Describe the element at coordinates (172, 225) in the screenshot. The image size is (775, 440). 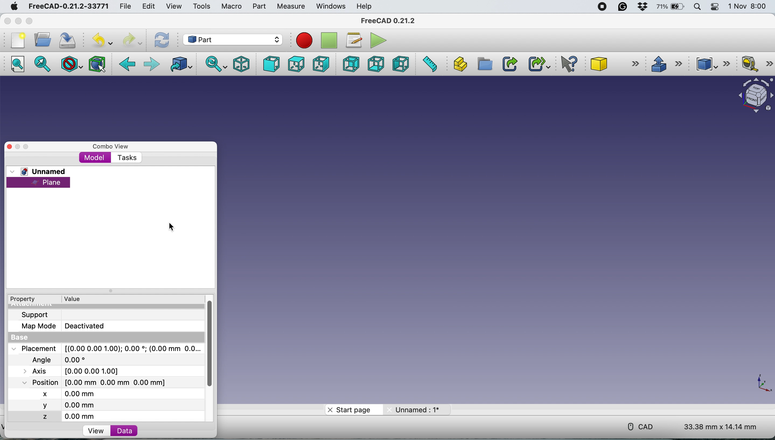
I see `cursor` at that location.